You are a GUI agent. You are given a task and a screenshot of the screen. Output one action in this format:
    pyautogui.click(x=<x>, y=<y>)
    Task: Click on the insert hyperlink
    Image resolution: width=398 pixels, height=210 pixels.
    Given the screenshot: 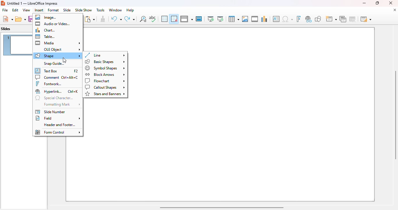 What is the action you would take?
    pyautogui.click(x=309, y=19)
    